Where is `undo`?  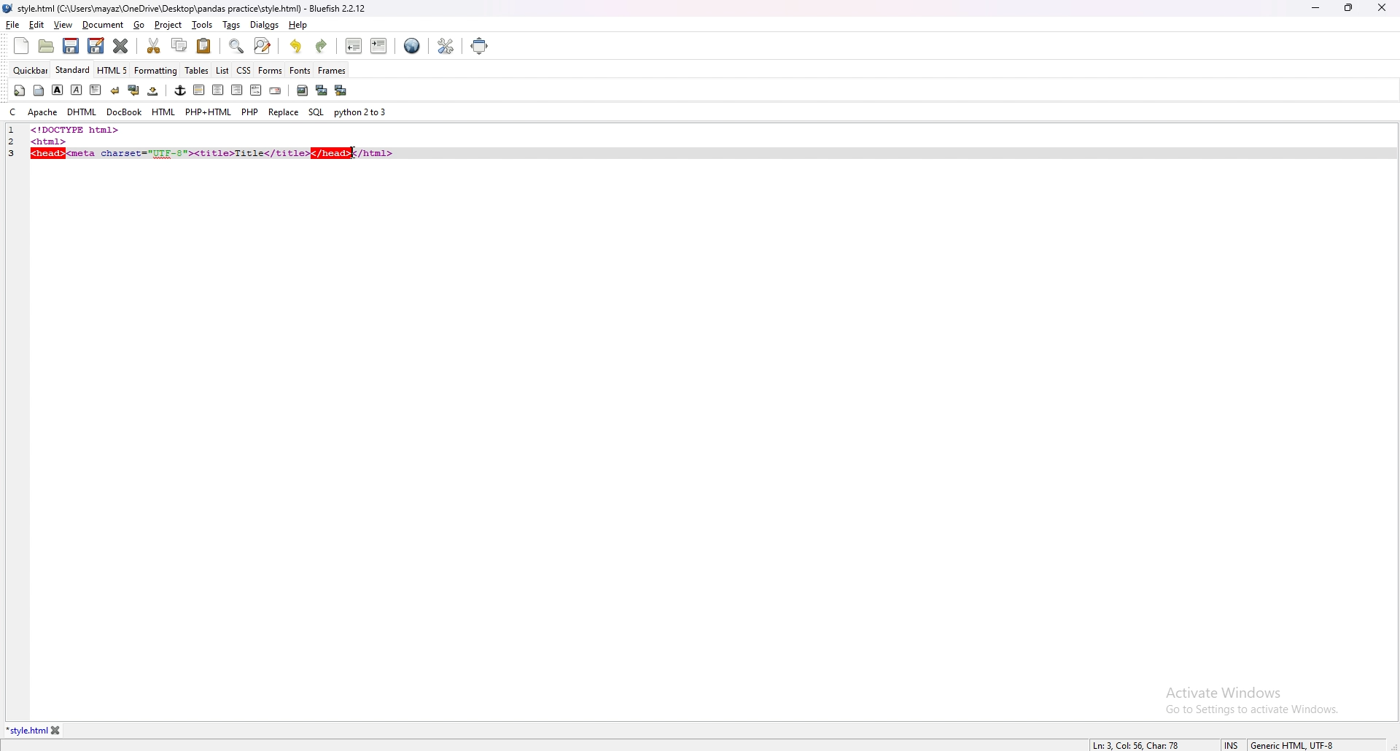
undo is located at coordinates (297, 46).